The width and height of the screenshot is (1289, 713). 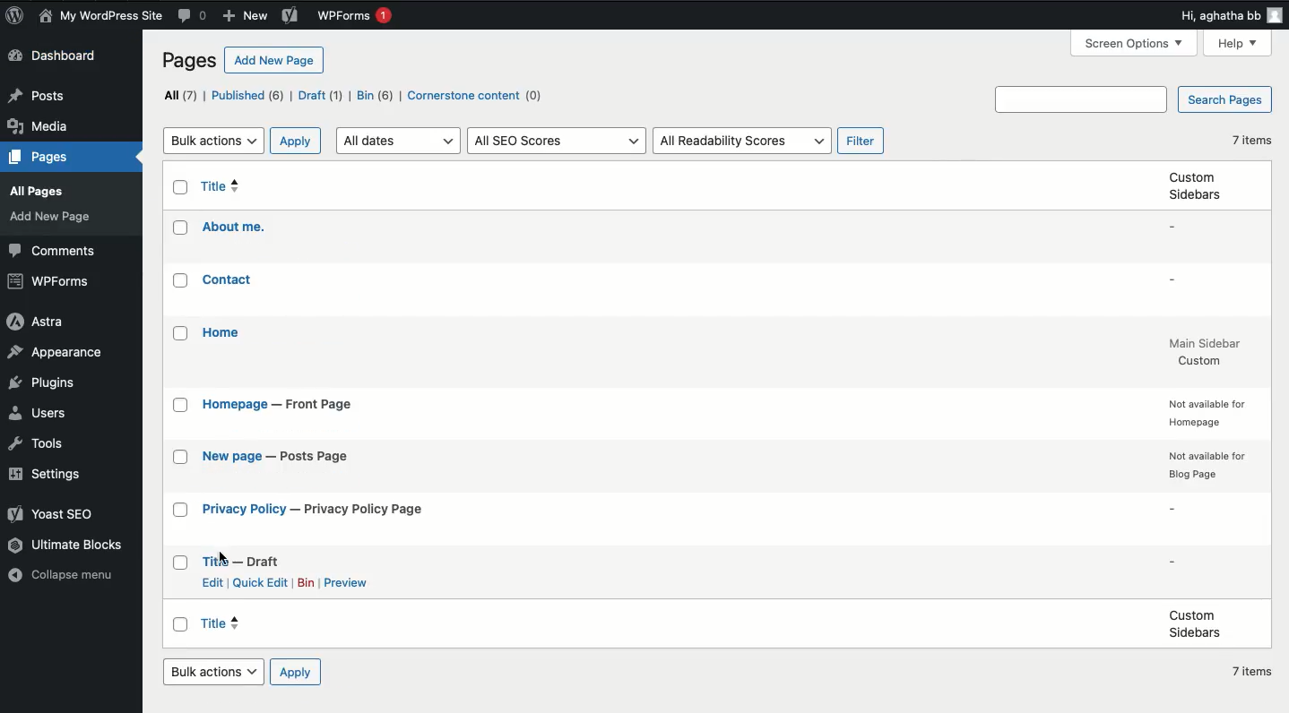 I want to click on Appearance, so click(x=55, y=353).